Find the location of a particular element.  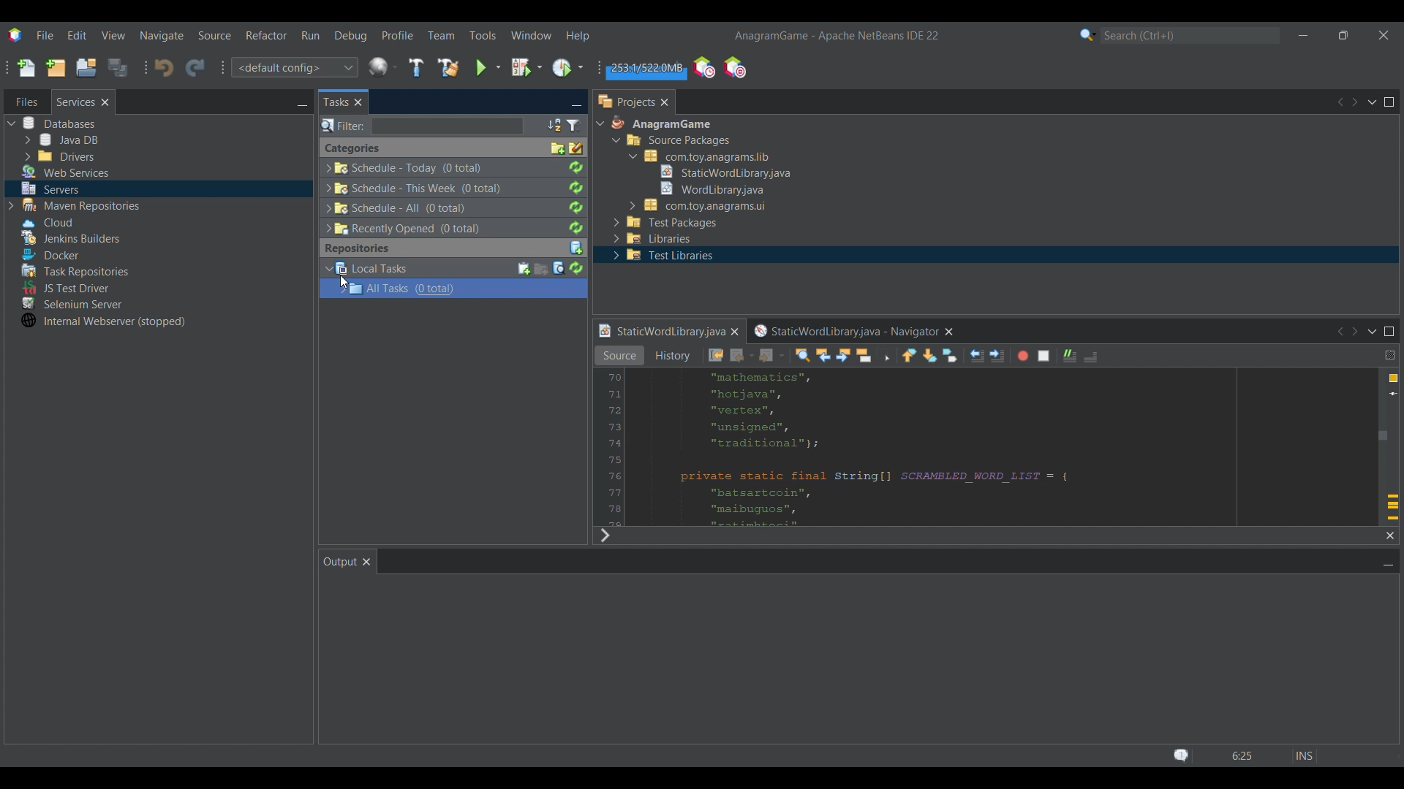

Close interface is located at coordinates (1384, 35).